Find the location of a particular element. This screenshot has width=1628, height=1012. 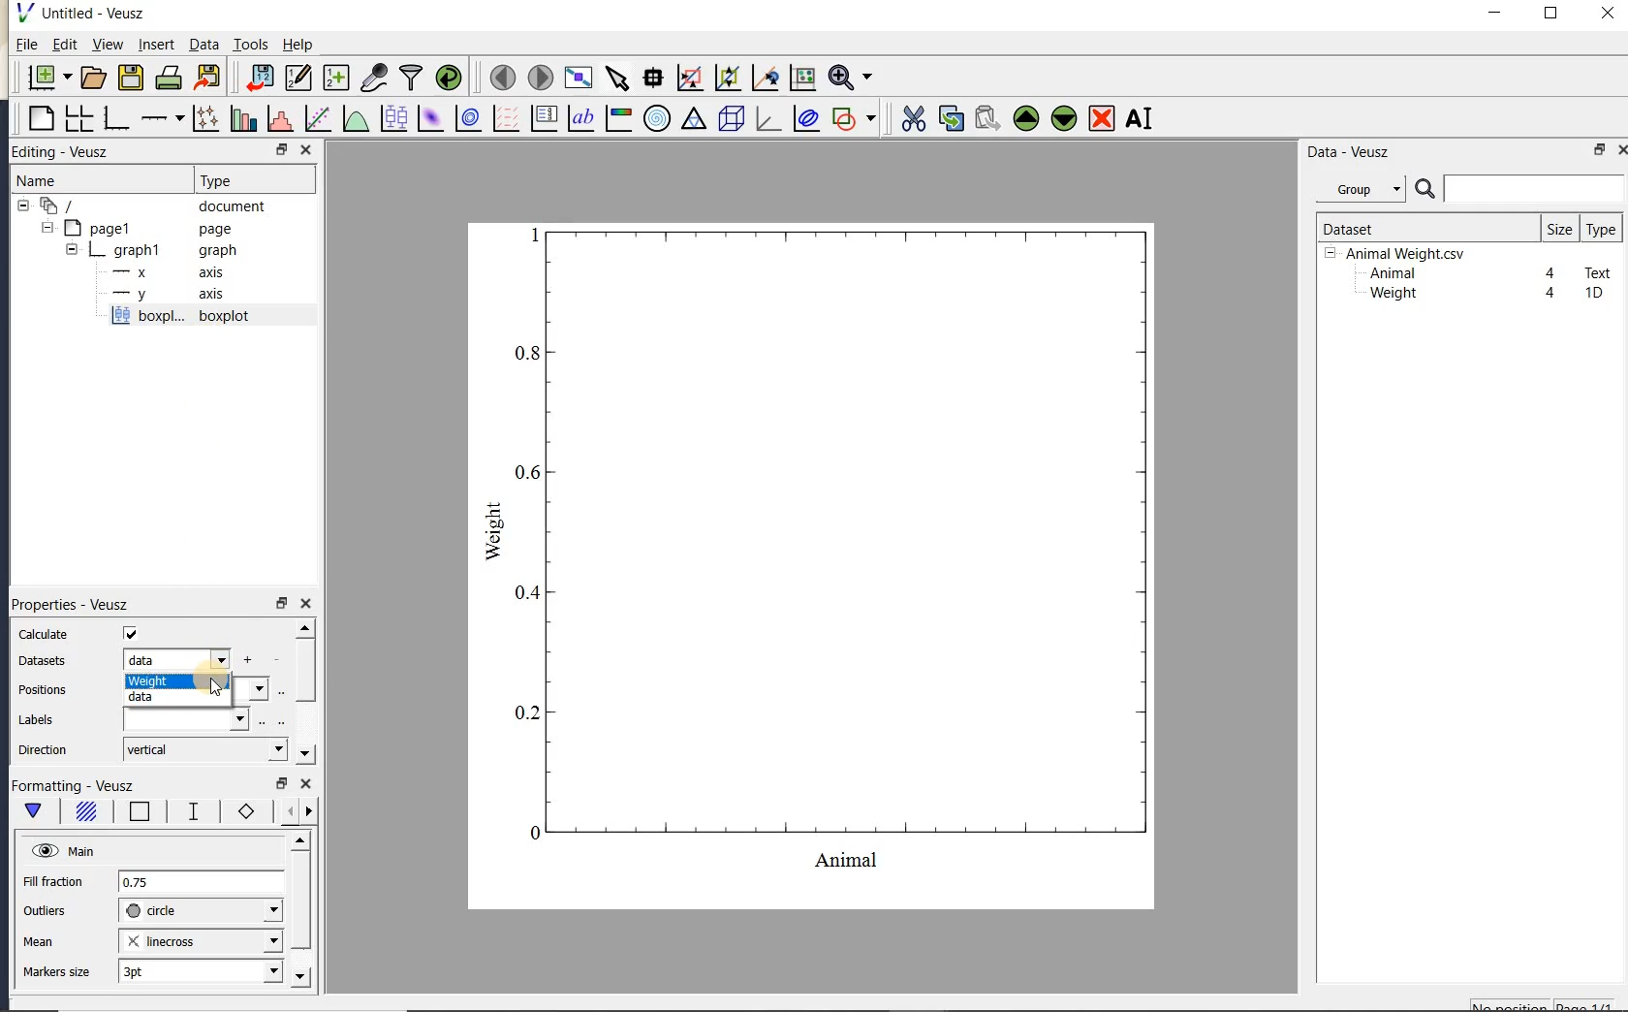

Tools is located at coordinates (252, 43).